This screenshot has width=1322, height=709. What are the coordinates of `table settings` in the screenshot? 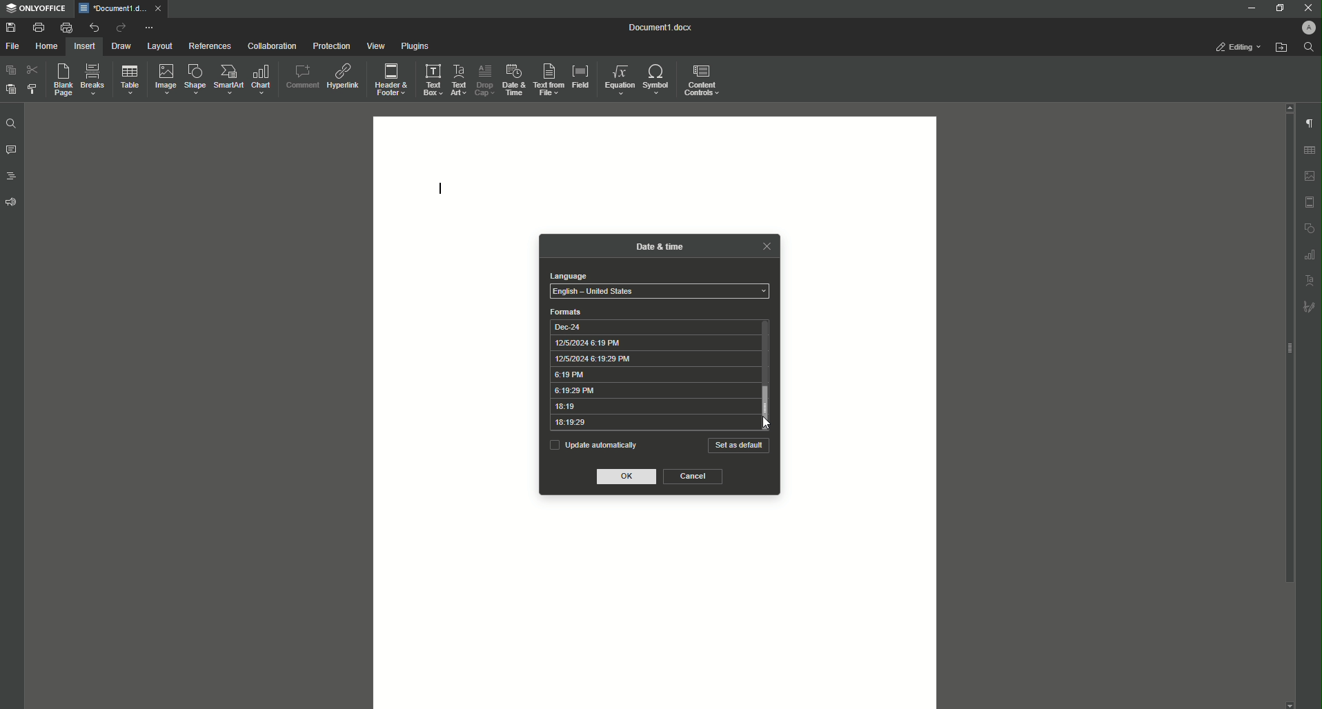 It's located at (1309, 150).